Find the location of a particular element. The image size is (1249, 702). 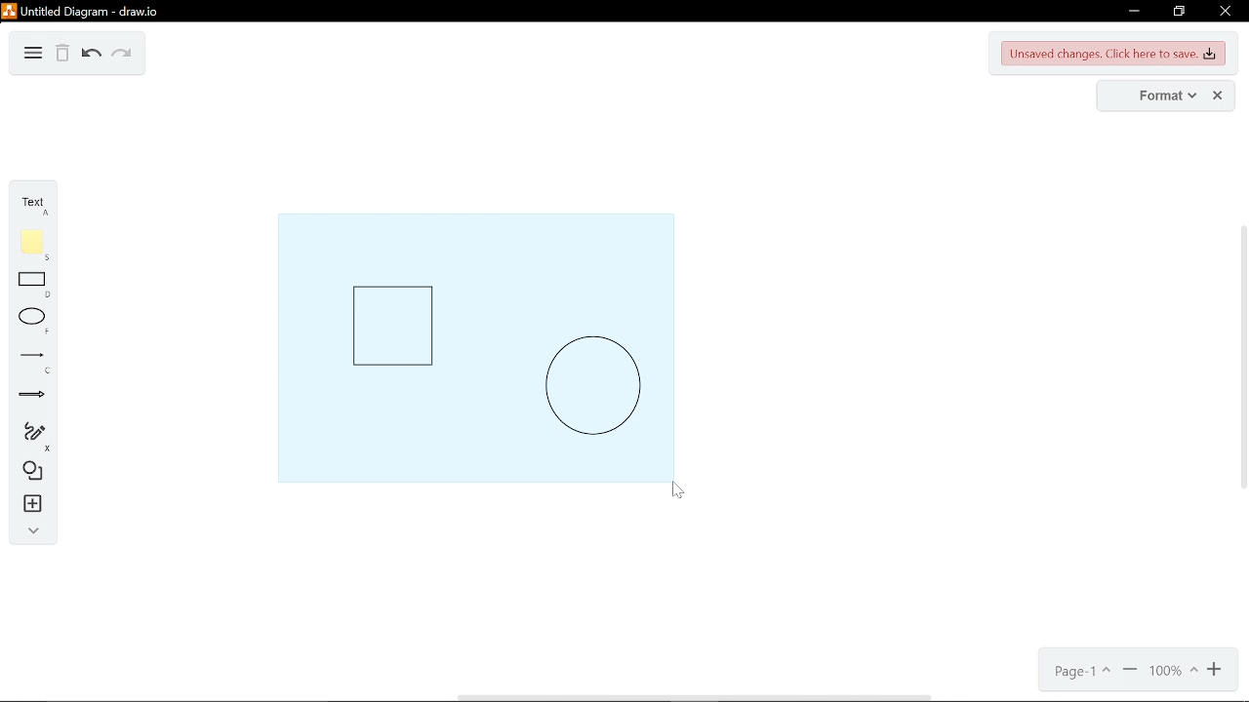

text is located at coordinates (32, 204).